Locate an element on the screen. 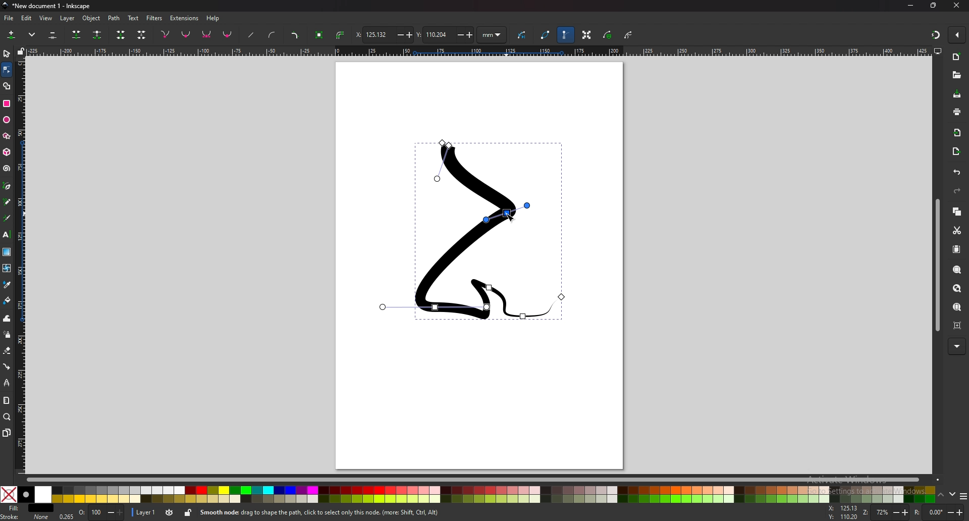 The width and height of the screenshot is (969, 521). lpe is located at coordinates (7, 384).